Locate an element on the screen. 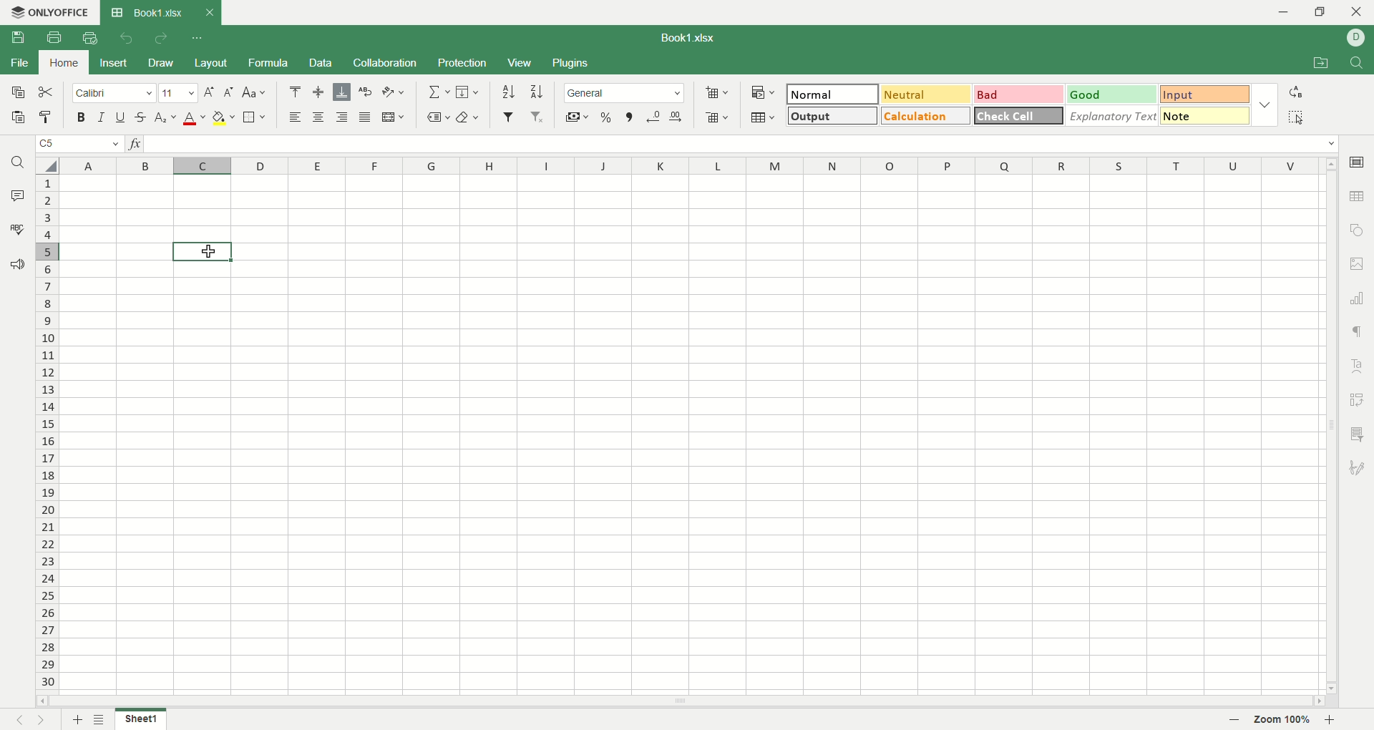 The image size is (1374, 730). FIND is located at coordinates (1354, 64).